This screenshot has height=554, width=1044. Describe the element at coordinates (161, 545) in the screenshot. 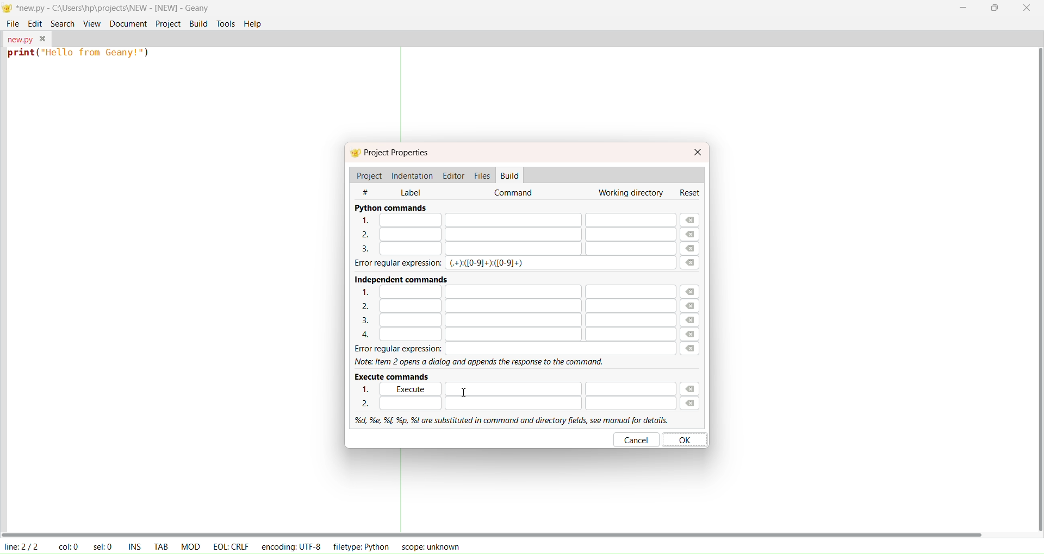

I see `TAB` at that location.